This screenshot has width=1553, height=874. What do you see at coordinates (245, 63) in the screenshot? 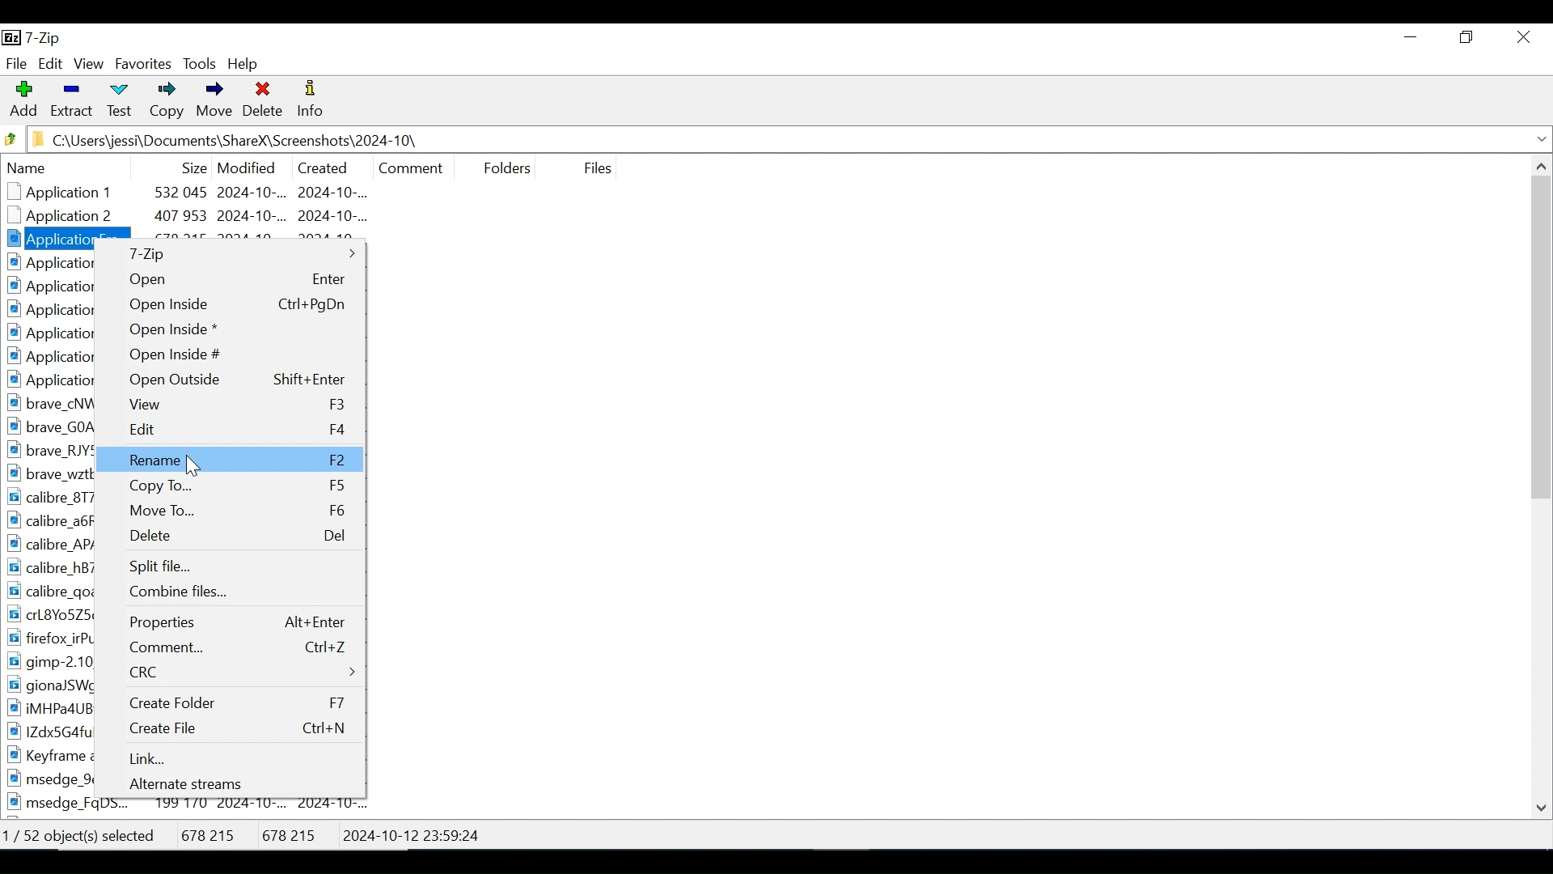
I see `Help` at bounding box center [245, 63].